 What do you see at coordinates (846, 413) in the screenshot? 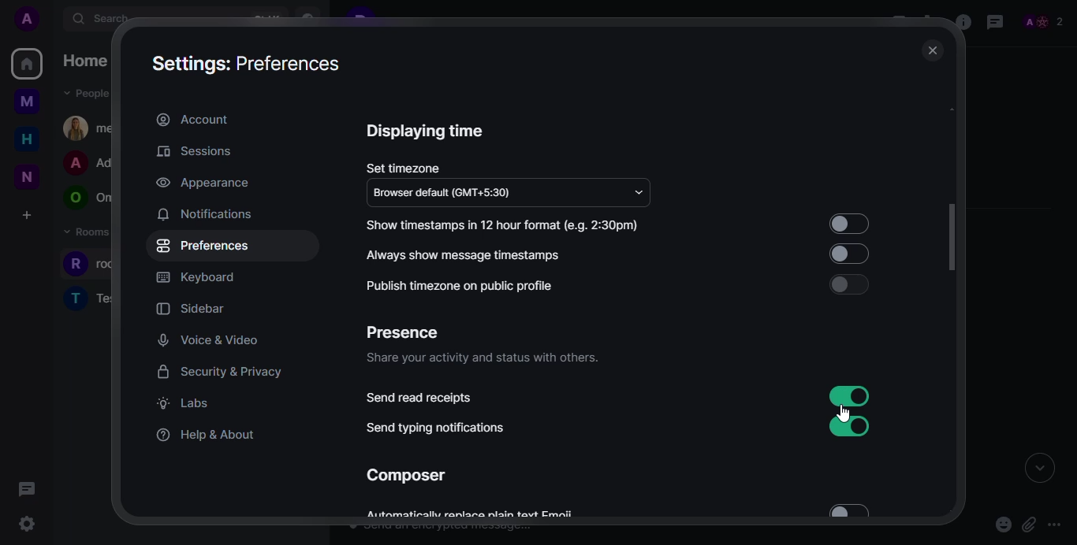
I see `cursor` at bounding box center [846, 413].